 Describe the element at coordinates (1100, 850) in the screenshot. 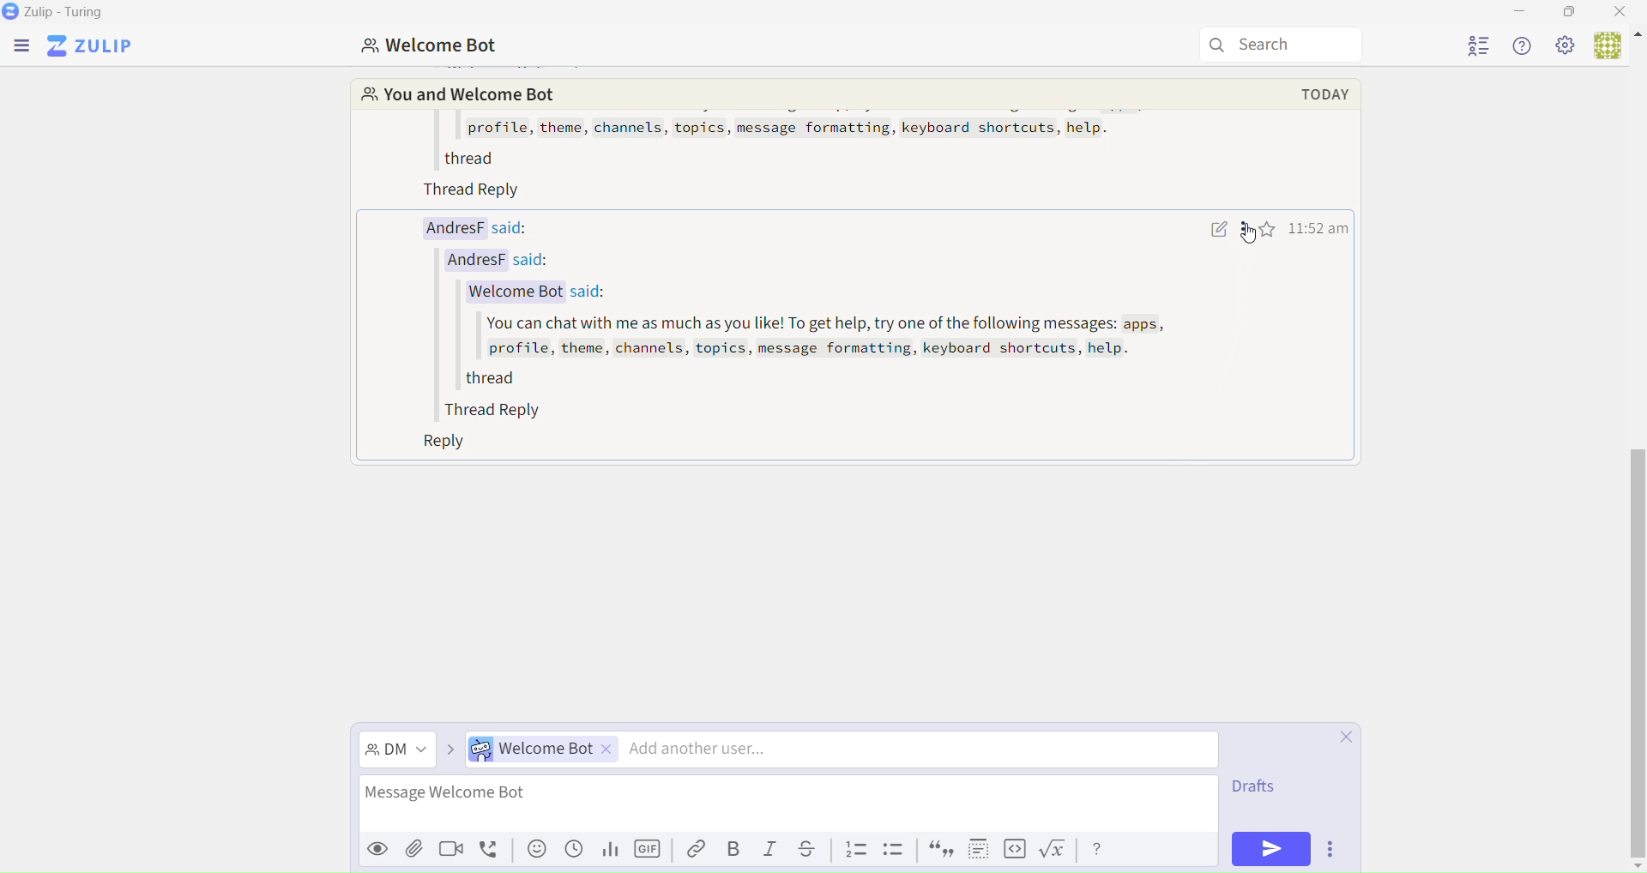

I see `help` at that location.